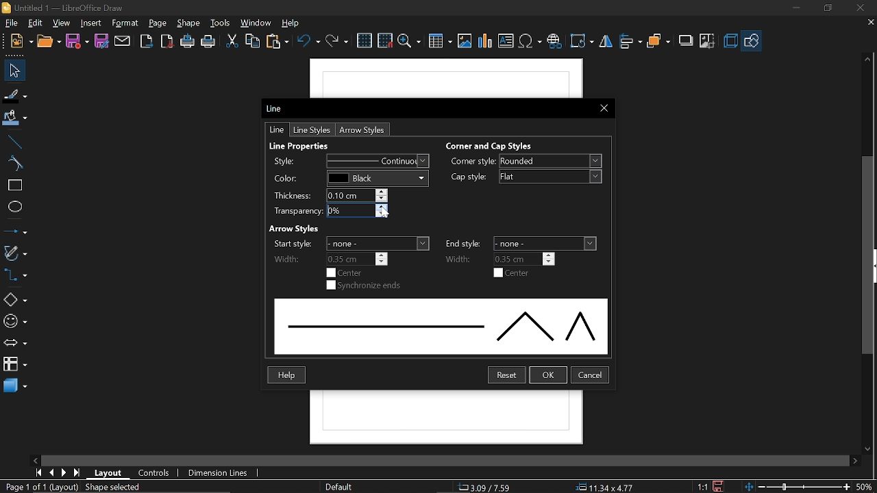 Image resolution: width=877 pixels, height=493 pixels. Describe the element at coordinates (232, 42) in the screenshot. I see `cut` at that location.